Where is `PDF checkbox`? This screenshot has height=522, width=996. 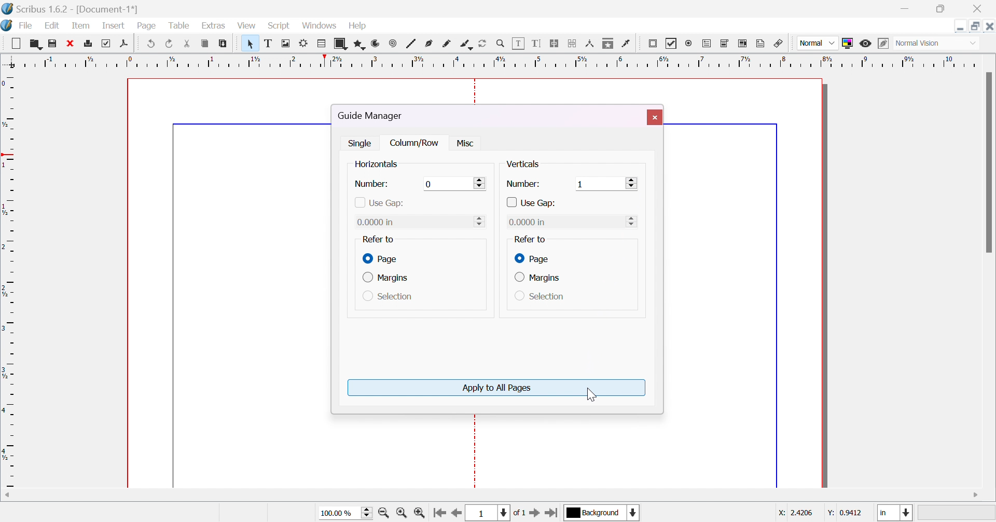 PDF checkbox is located at coordinates (672, 44).